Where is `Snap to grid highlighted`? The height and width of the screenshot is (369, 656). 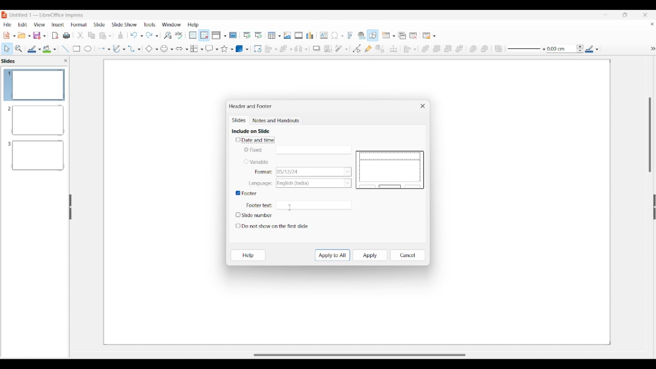
Snap to grid highlighted is located at coordinates (204, 36).